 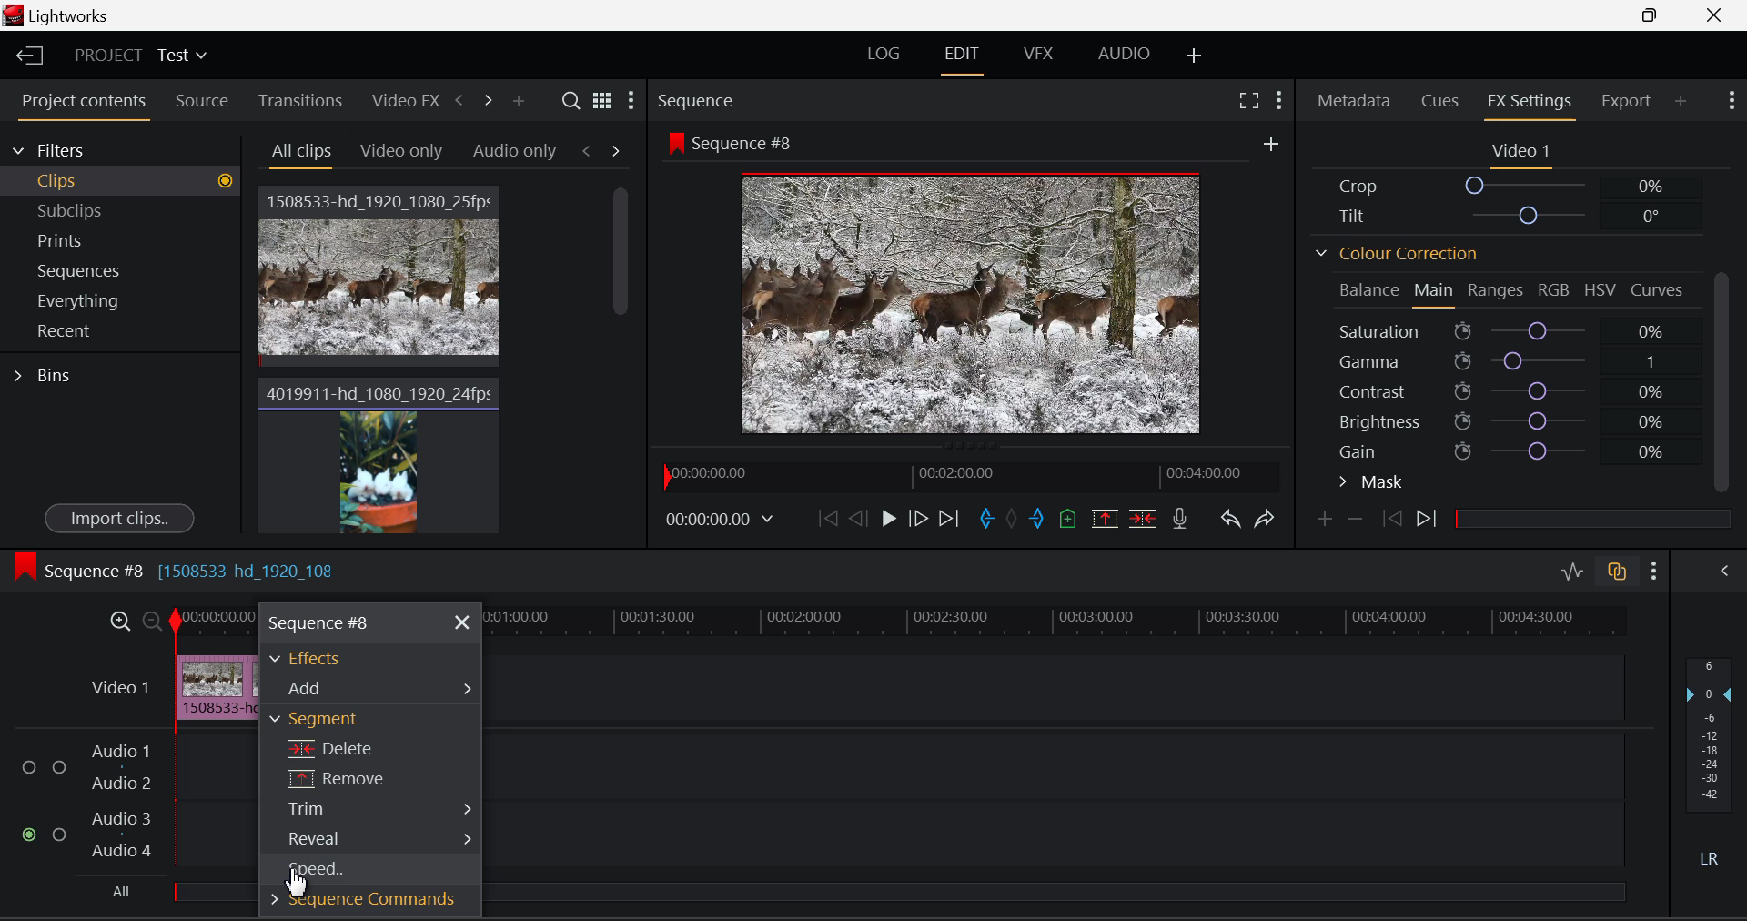 I want to click on Remove, so click(x=367, y=778).